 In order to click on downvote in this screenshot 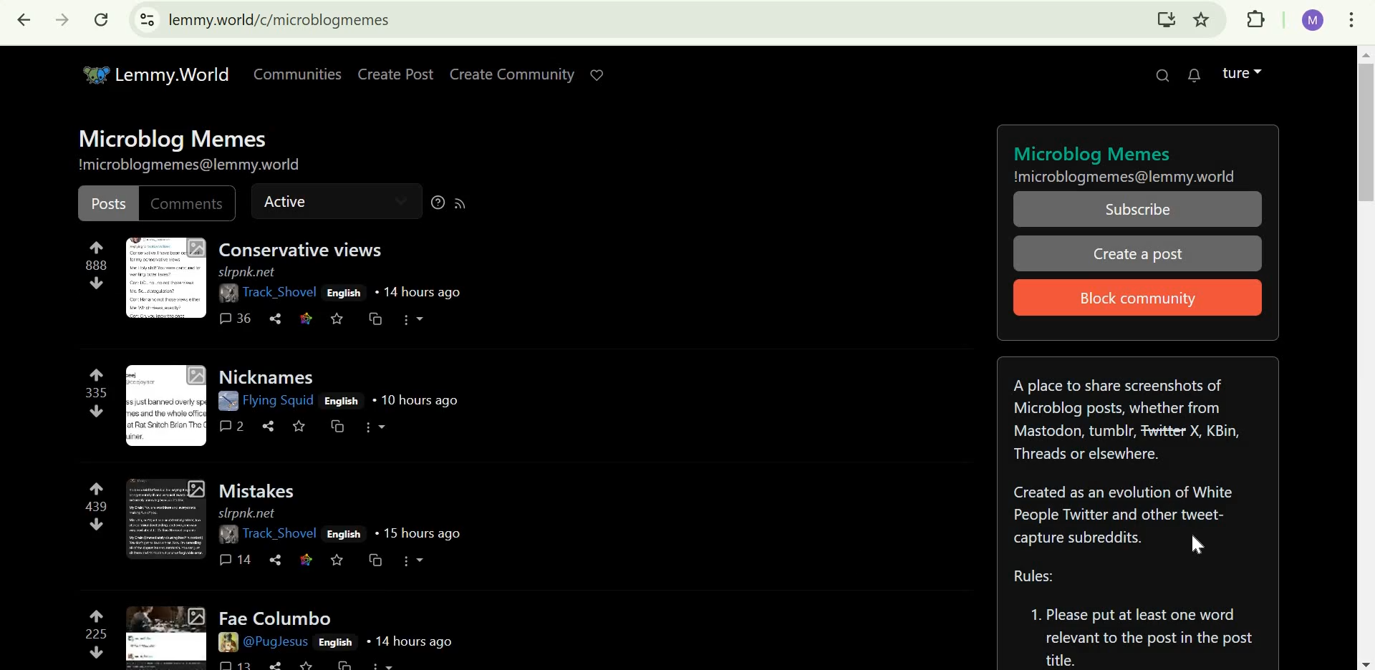, I will do `click(97, 525)`.